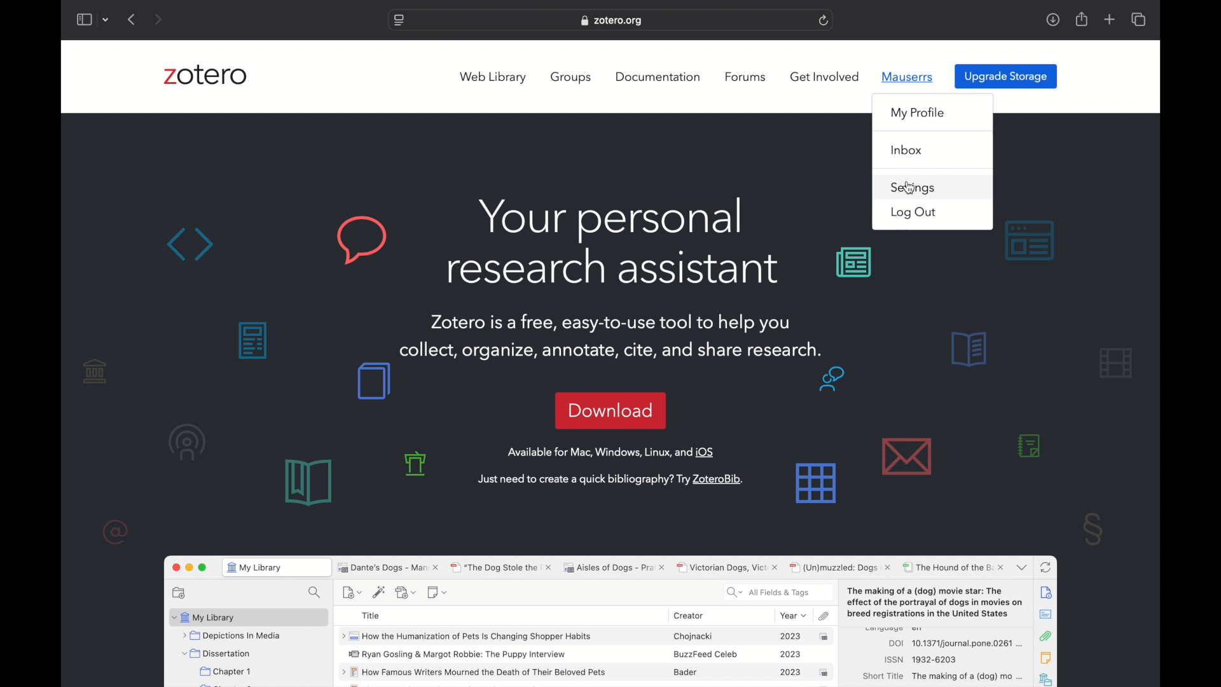 The height and width of the screenshot is (687, 1221). Describe the element at coordinates (1006, 77) in the screenshot. I see `upgrade storage` at that location.